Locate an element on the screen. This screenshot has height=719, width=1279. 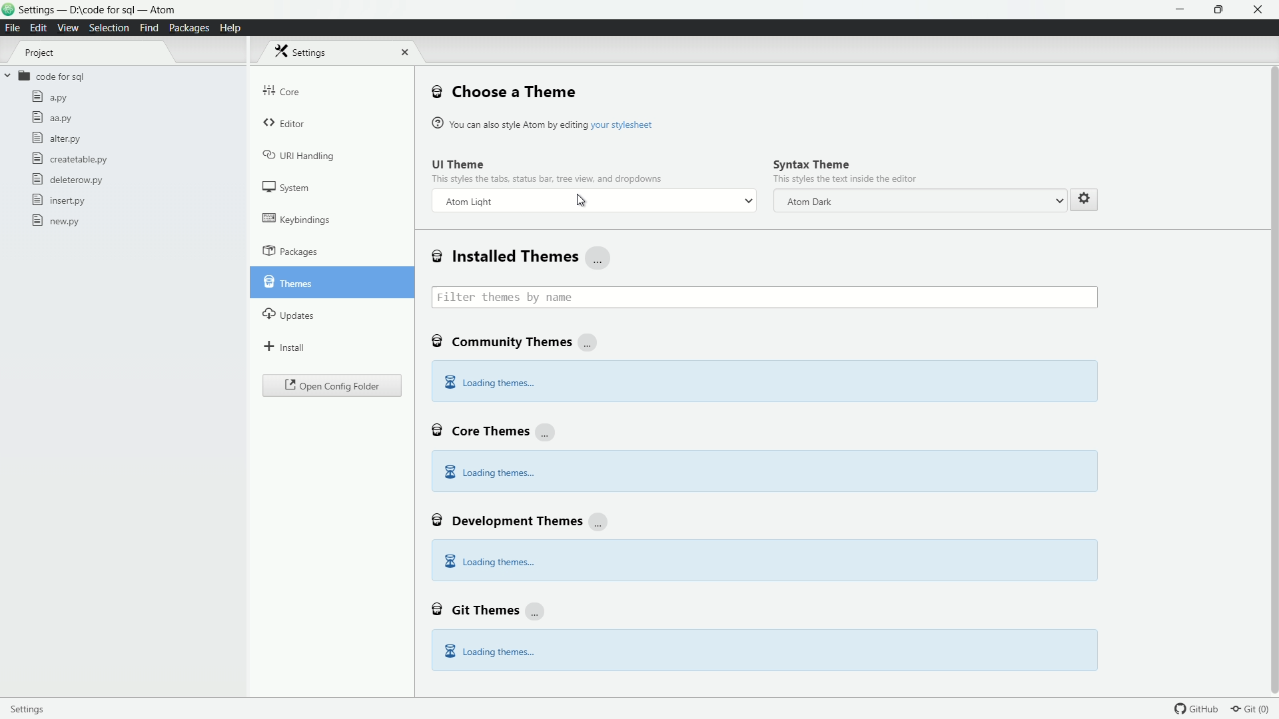
alter.py file is located at coordinates (55, 138).